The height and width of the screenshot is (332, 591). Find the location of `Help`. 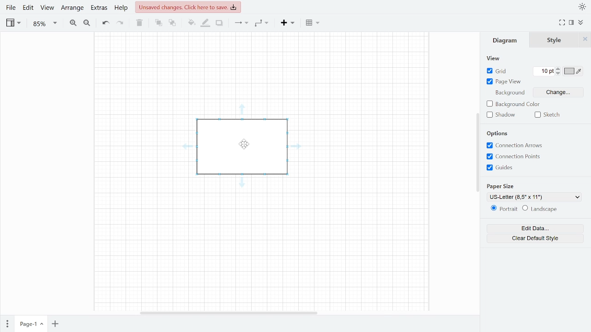

Help is located at coordinates (121, 8).